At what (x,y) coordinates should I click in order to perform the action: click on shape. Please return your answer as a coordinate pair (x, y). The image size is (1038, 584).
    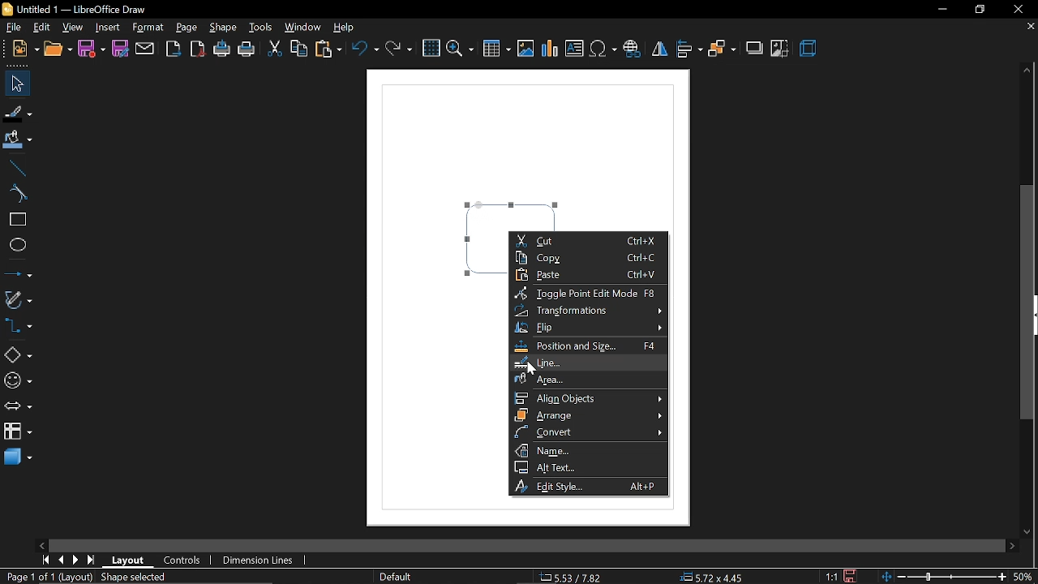
    Looking at the image, I should click on (225, 28).